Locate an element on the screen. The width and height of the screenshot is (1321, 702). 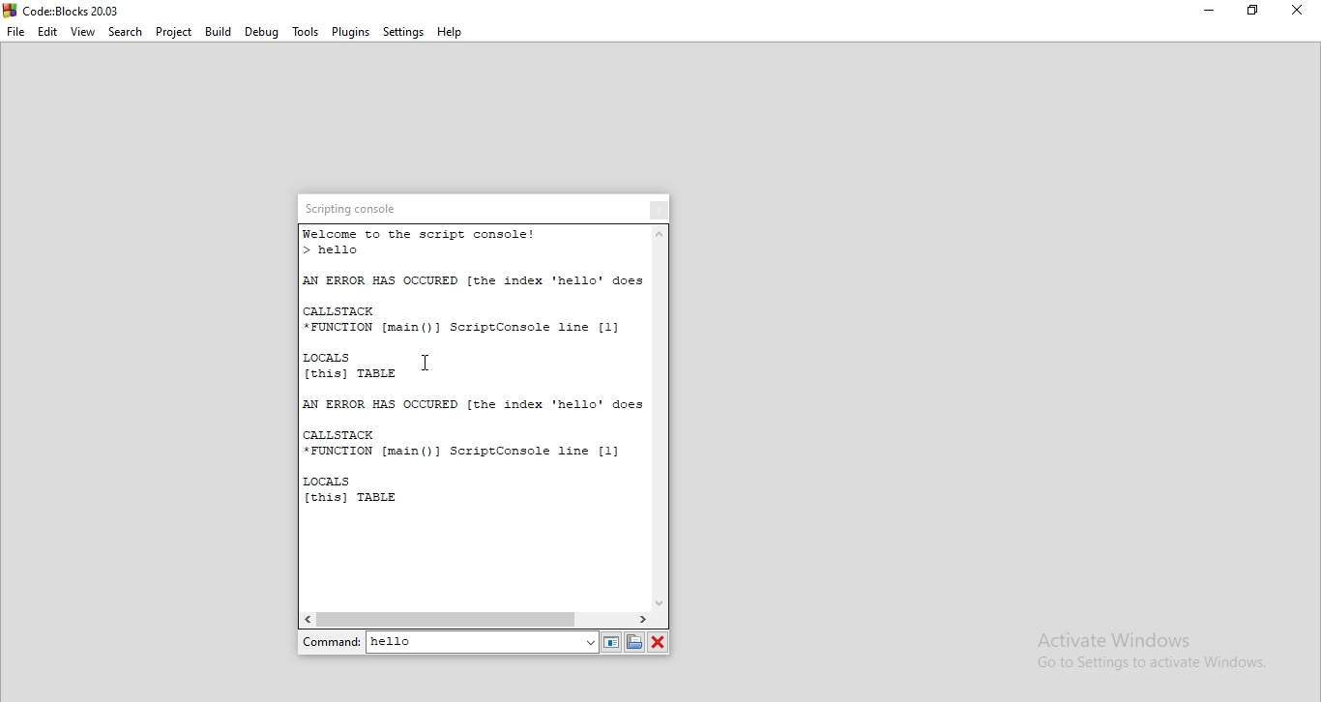
Build  is located at coordinates (220, 32).